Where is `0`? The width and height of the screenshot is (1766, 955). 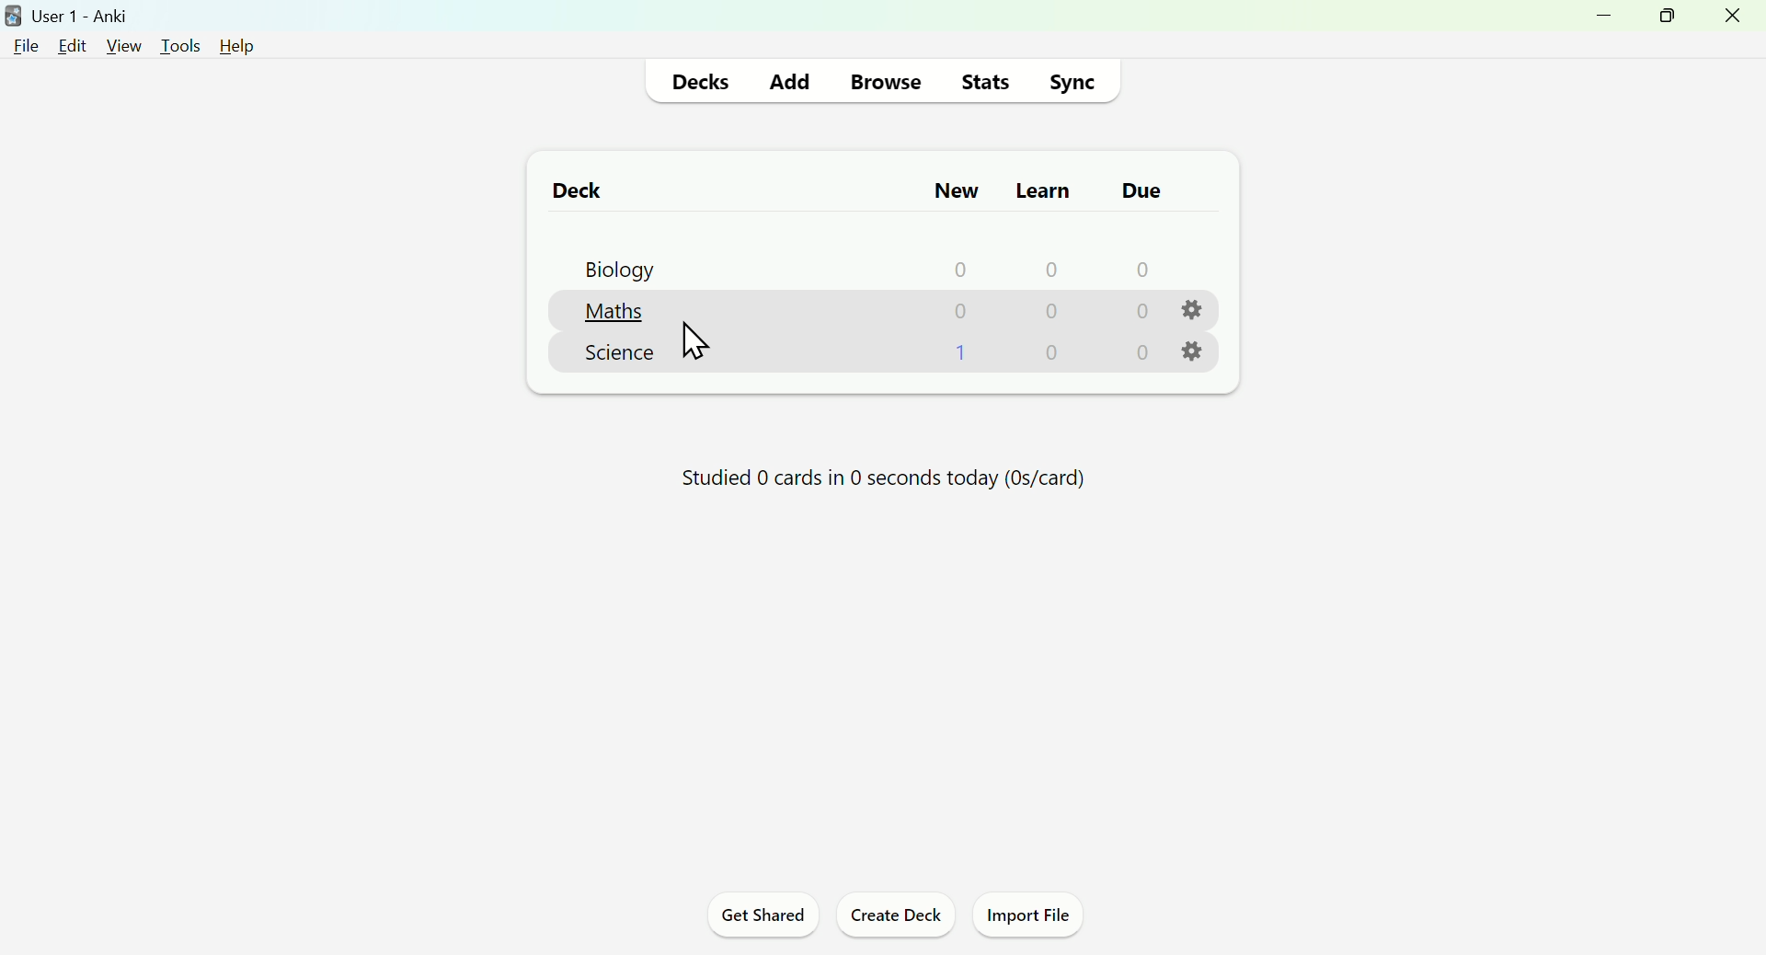 0 is located at coordinates (961, 268).